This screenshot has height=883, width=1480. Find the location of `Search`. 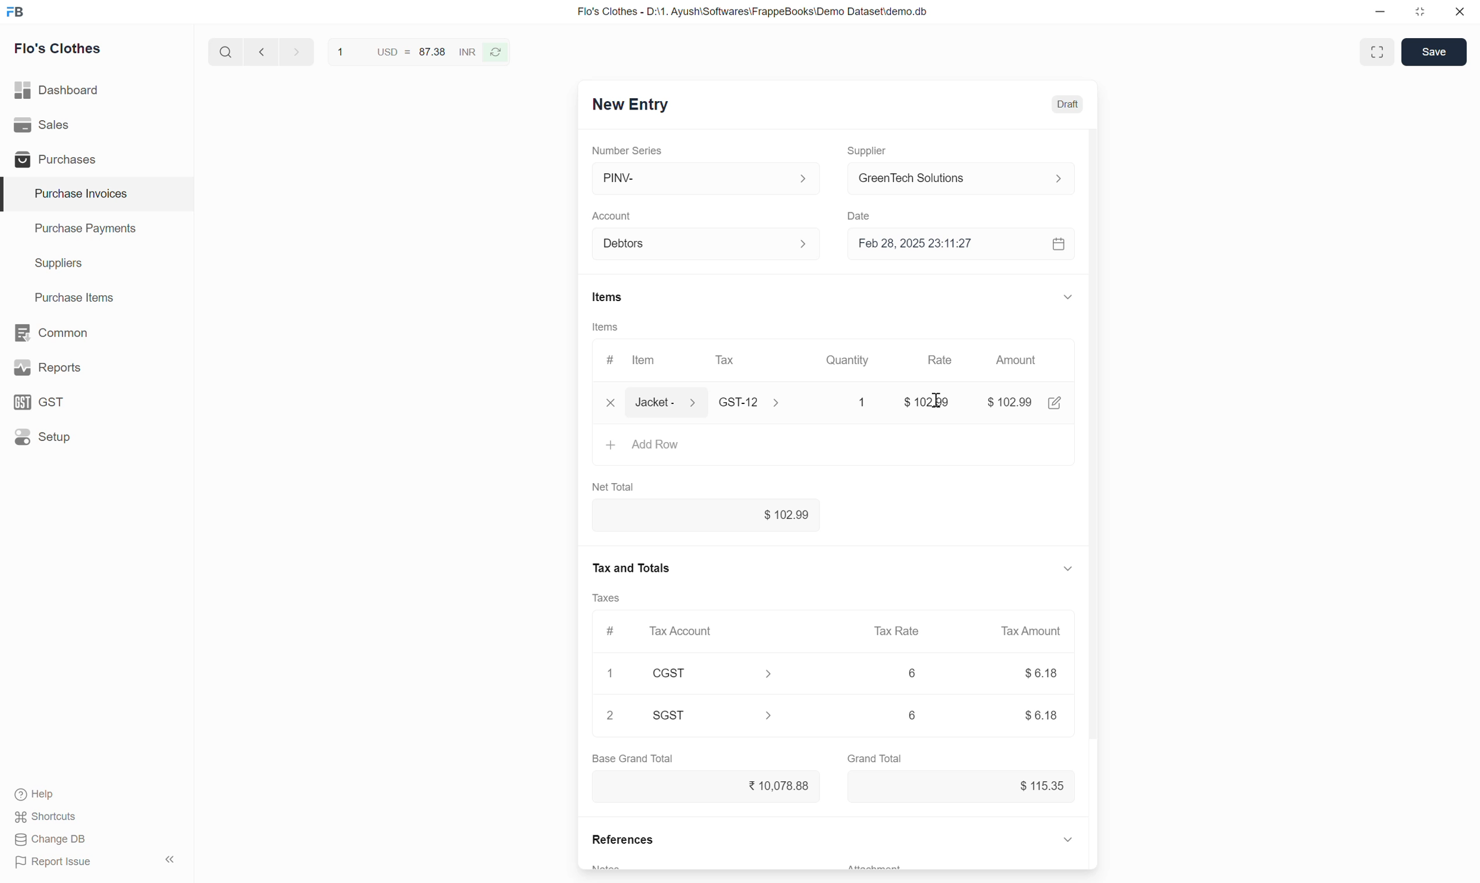

Search is located at coordinates (226, 51).